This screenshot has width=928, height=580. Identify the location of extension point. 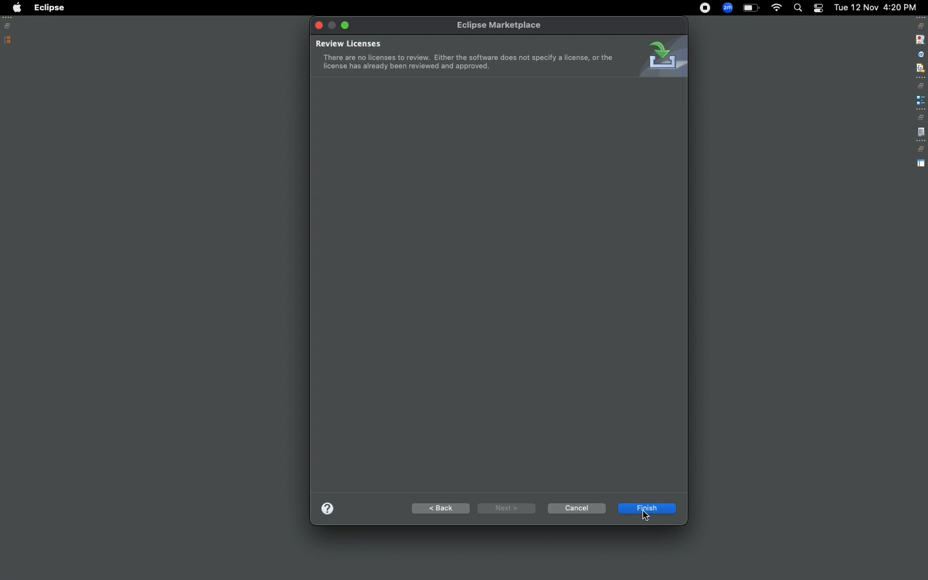
(920, 100).